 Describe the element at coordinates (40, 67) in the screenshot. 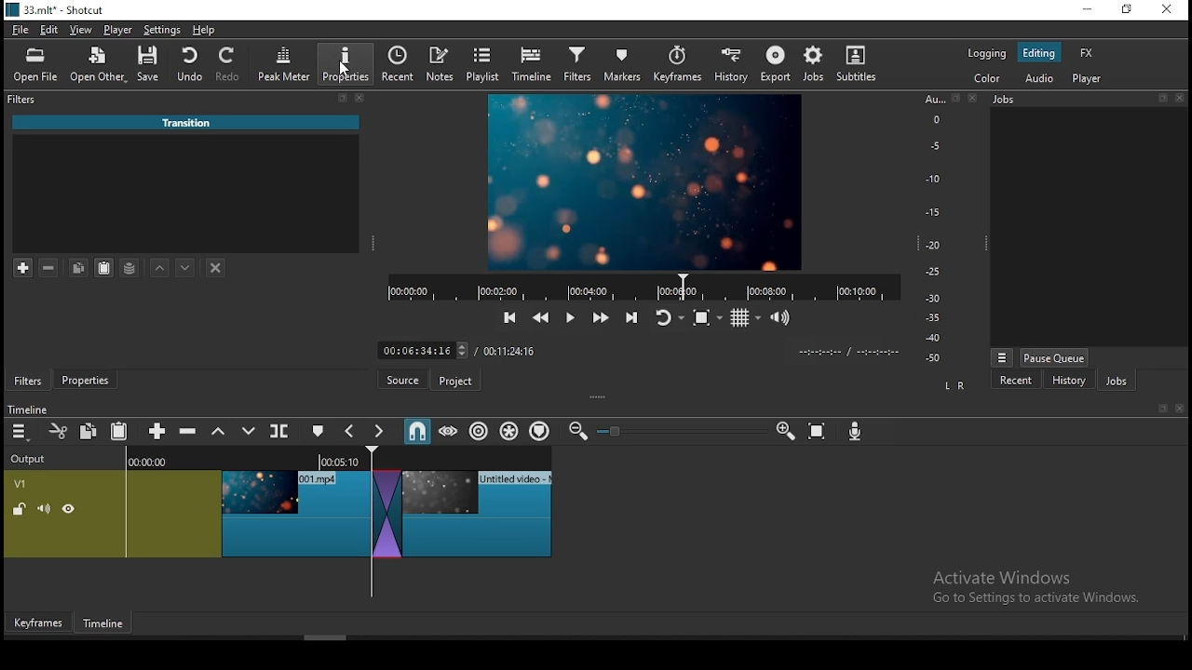

I see `open file` at that location.